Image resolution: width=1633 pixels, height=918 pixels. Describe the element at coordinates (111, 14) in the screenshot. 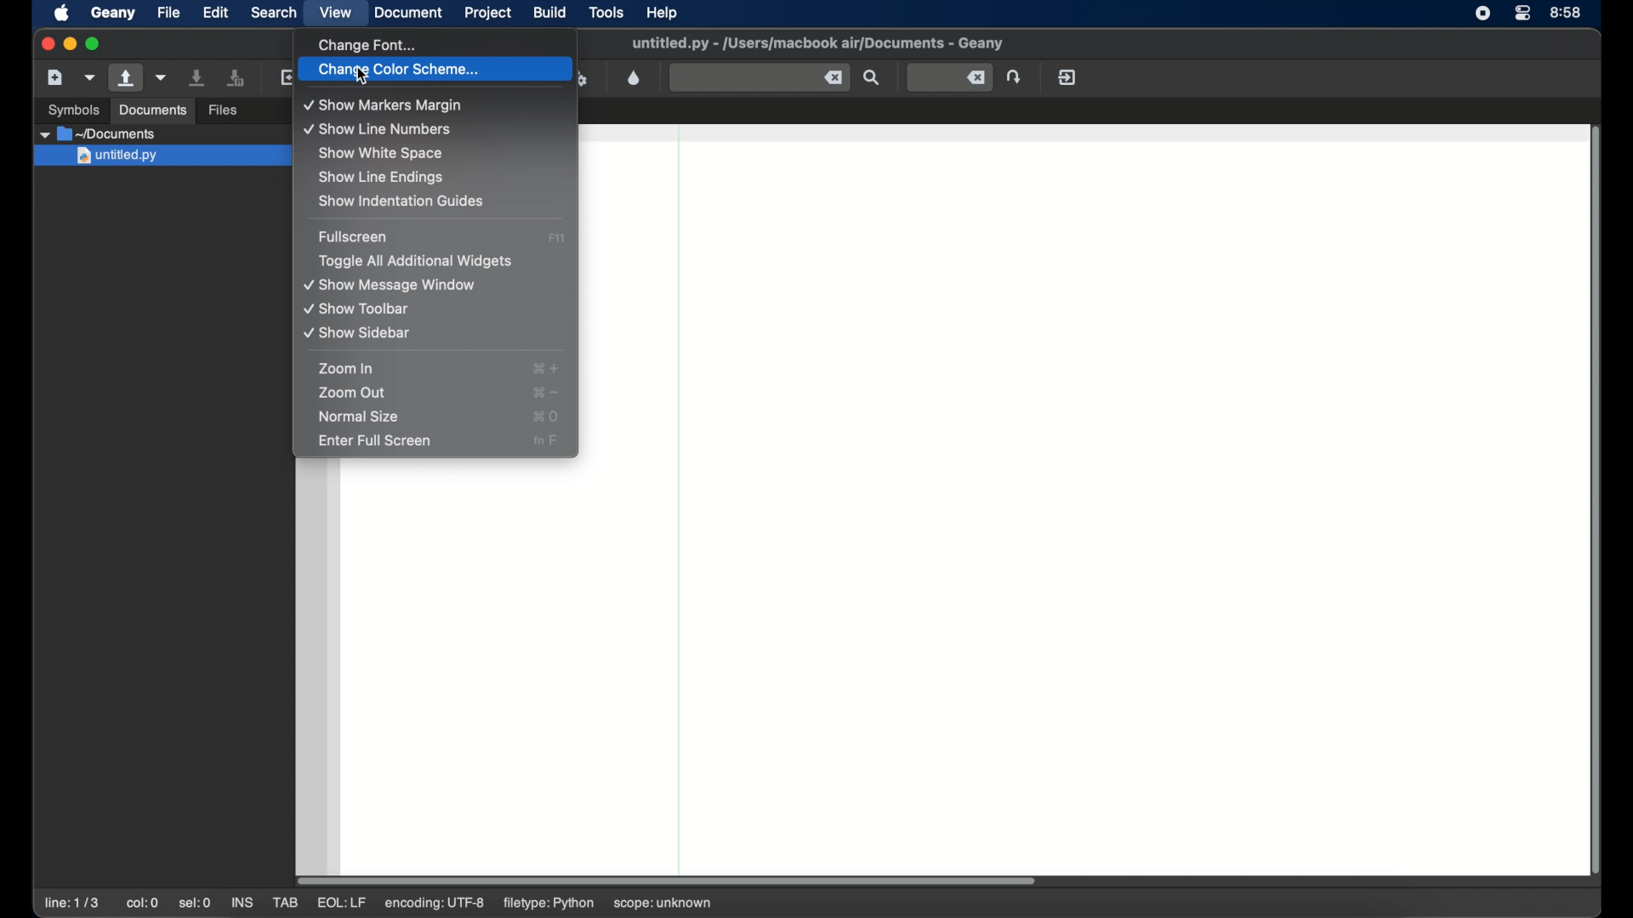

I see `geany` at that location.